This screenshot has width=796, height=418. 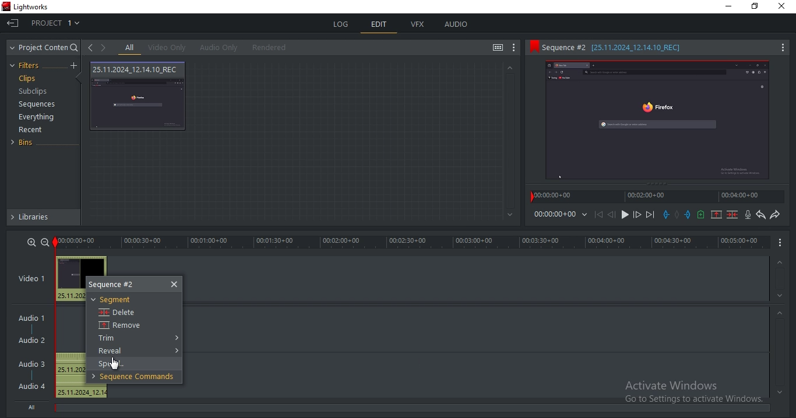 What do you see at coordinates (732, 214) in the screenshot?
I see `delete the marked section` at bounding box center [732, 214].